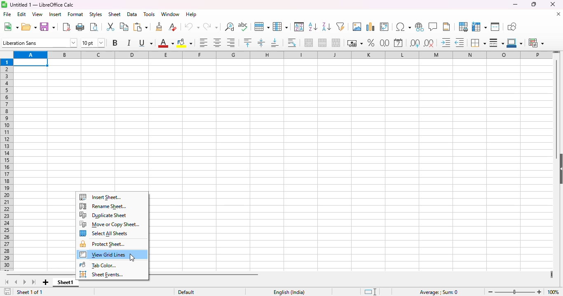  Describe the element at coordinates (115, 14) in the screenshot. I see `sheet` at that location.